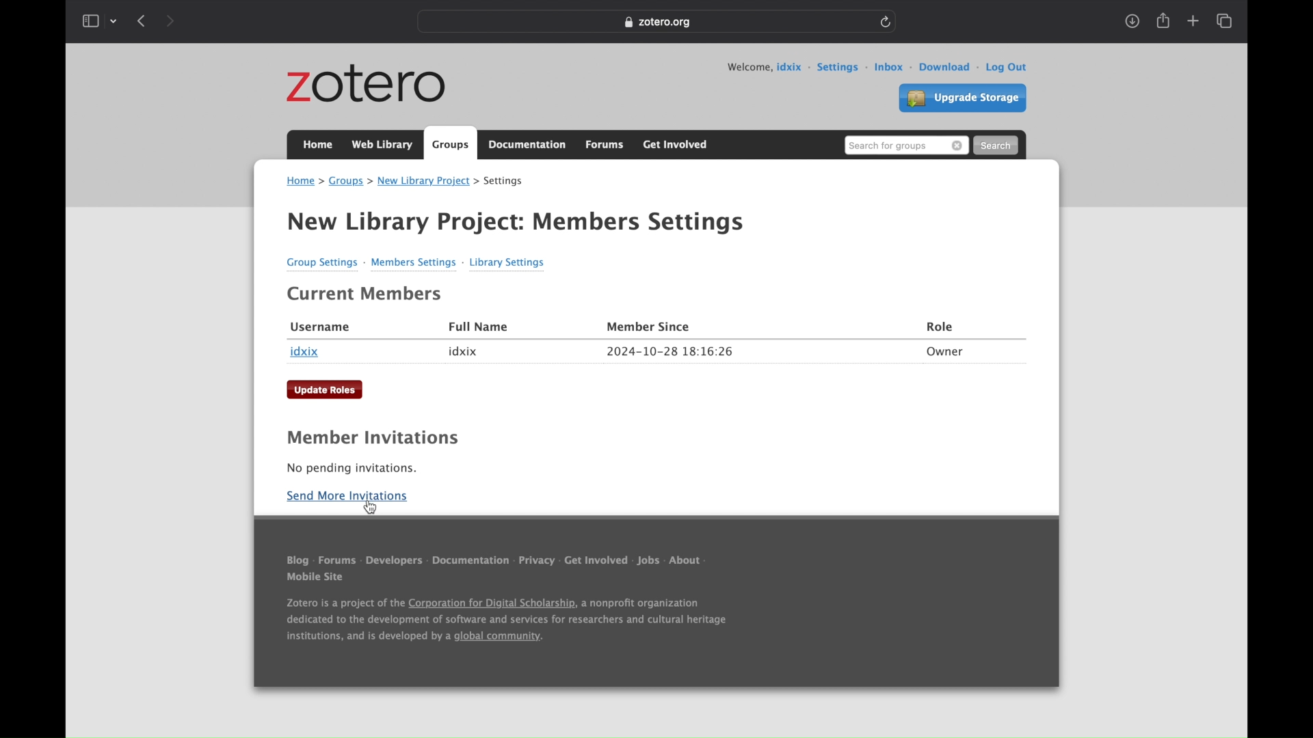  Describe the element at coordinates (529, 145) in the screenshot. I see `documentation` at that location.